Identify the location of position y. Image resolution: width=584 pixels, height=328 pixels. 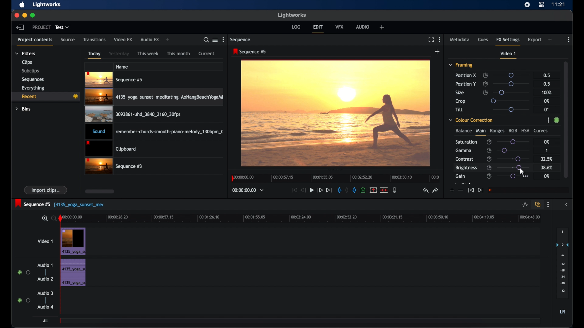
(465, 84).